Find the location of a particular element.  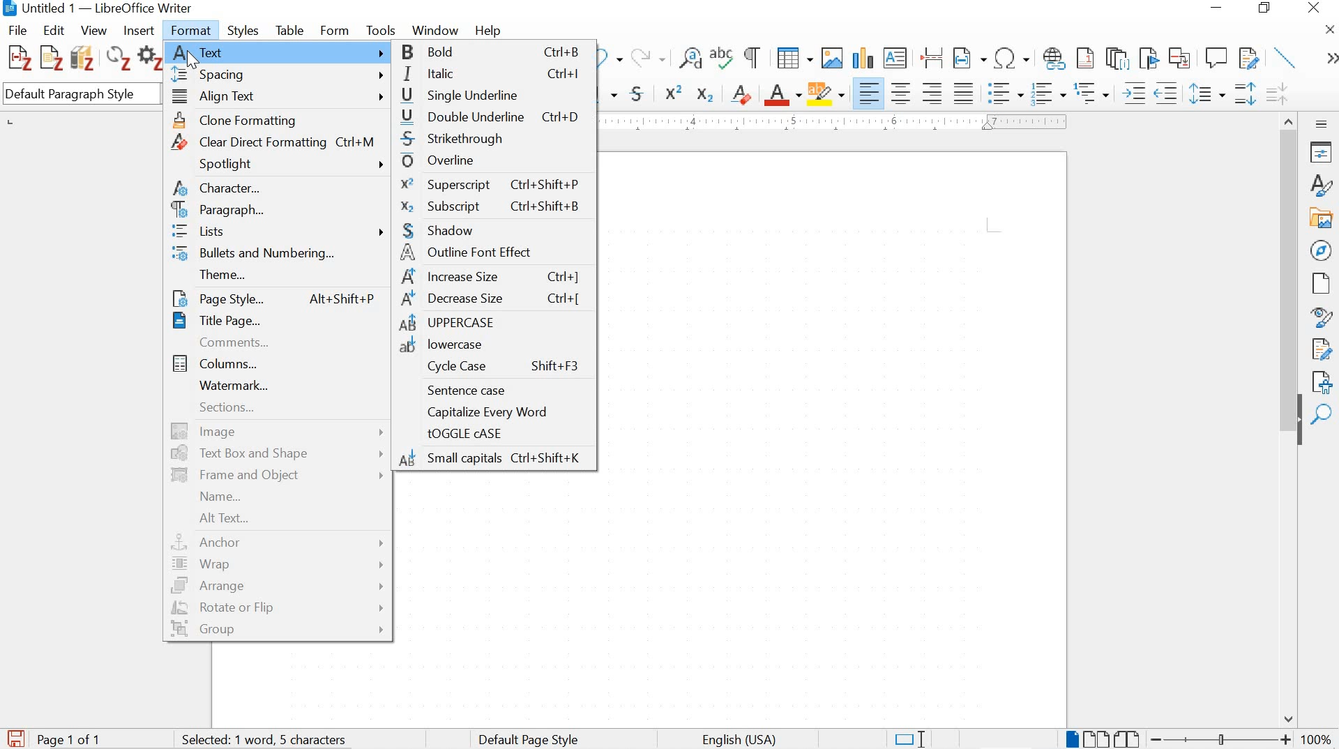

cycle case           Shift+F3 is located at coordinates (494, 367).